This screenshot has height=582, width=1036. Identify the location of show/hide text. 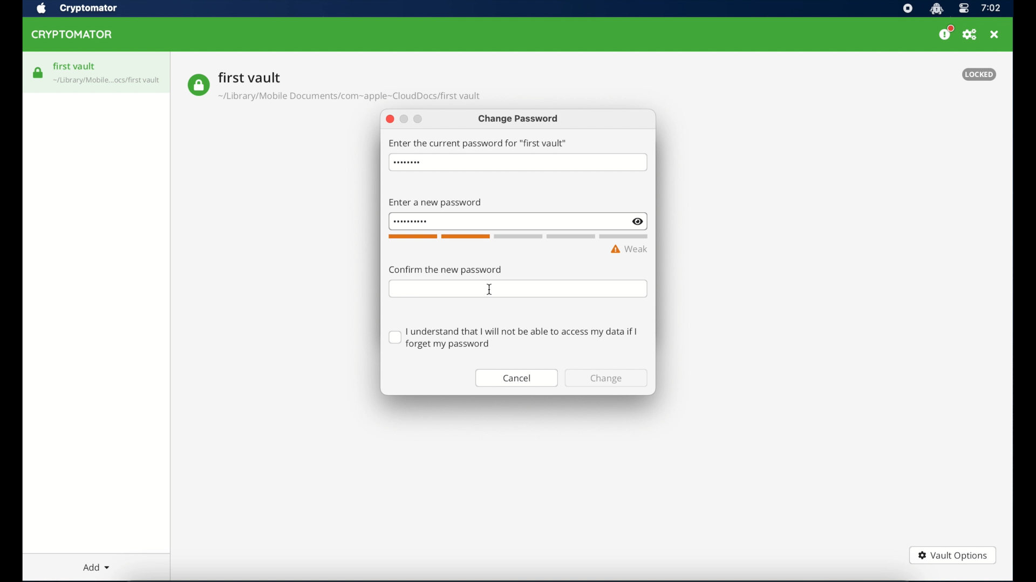
(637, 221).